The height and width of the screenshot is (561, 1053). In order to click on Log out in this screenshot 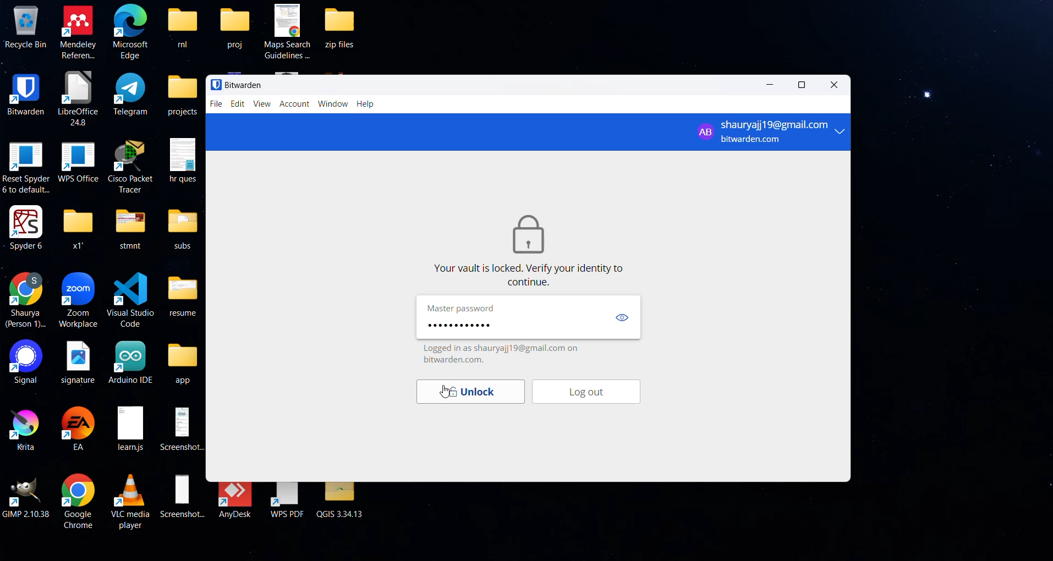, I will do `click(594, 393)`.